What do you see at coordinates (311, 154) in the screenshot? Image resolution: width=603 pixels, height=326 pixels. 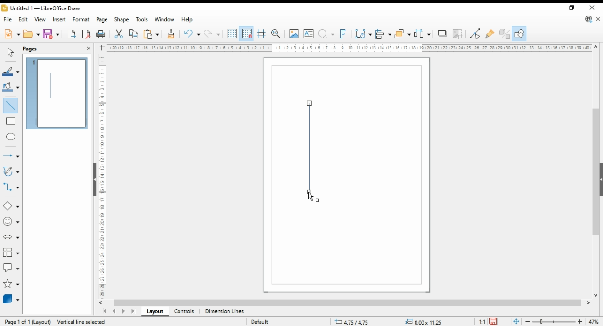 I see `line shape` at bounding box center [311, 154].